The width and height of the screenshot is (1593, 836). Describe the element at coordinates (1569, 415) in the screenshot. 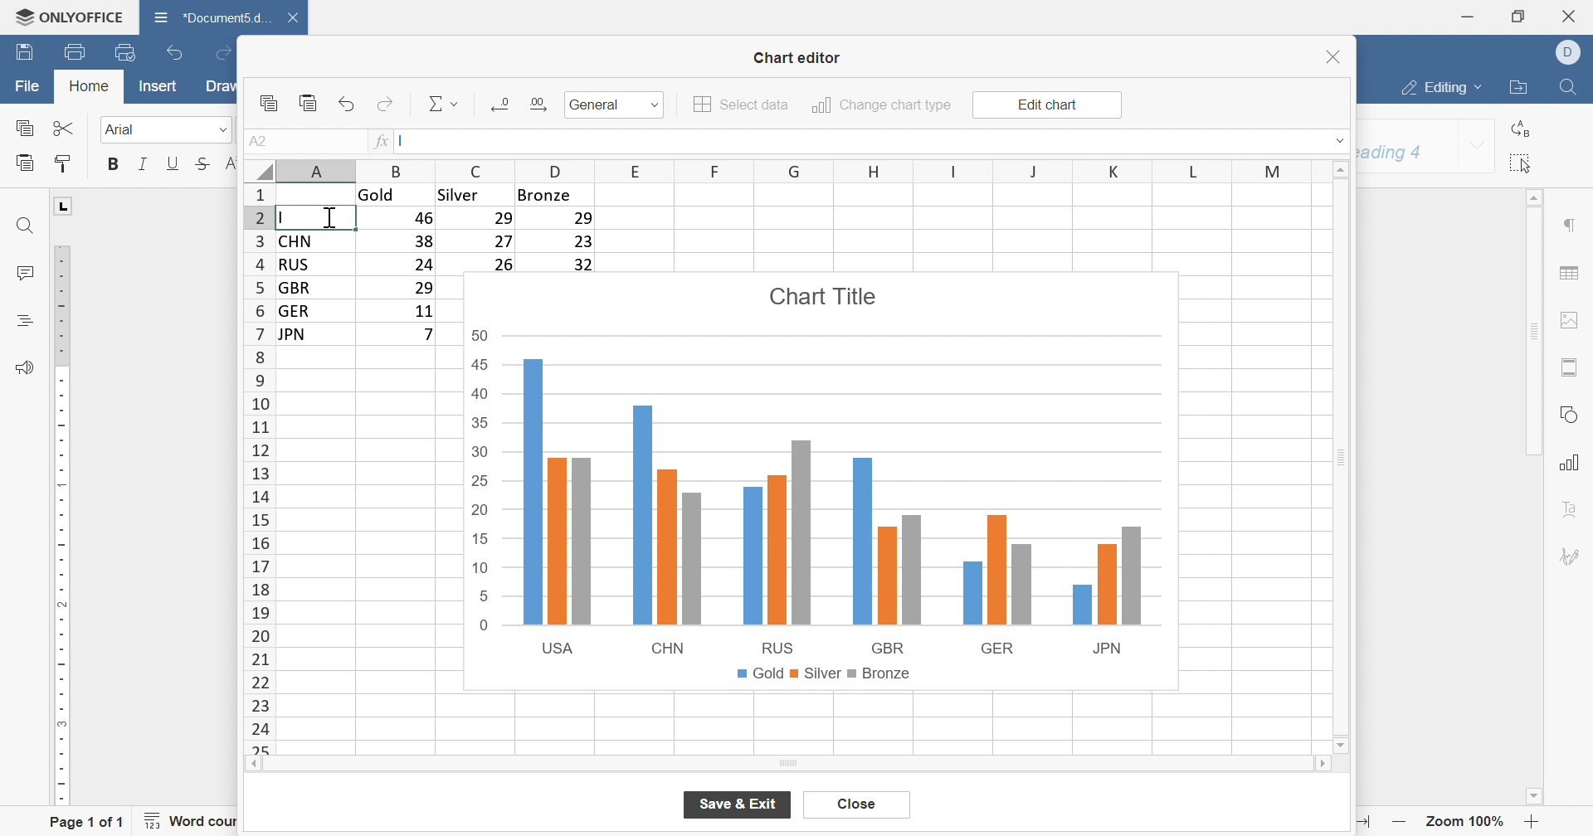

I see `shape settings` at that location.